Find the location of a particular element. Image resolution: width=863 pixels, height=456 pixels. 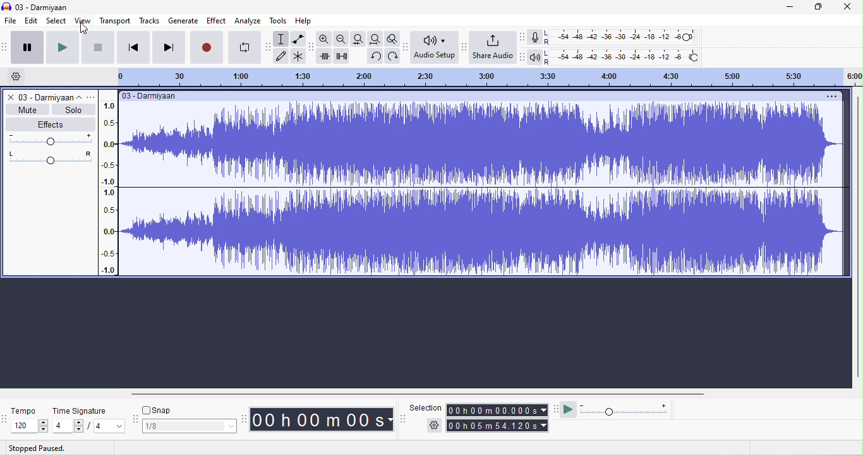

snap is located at coordinates (162, 409).